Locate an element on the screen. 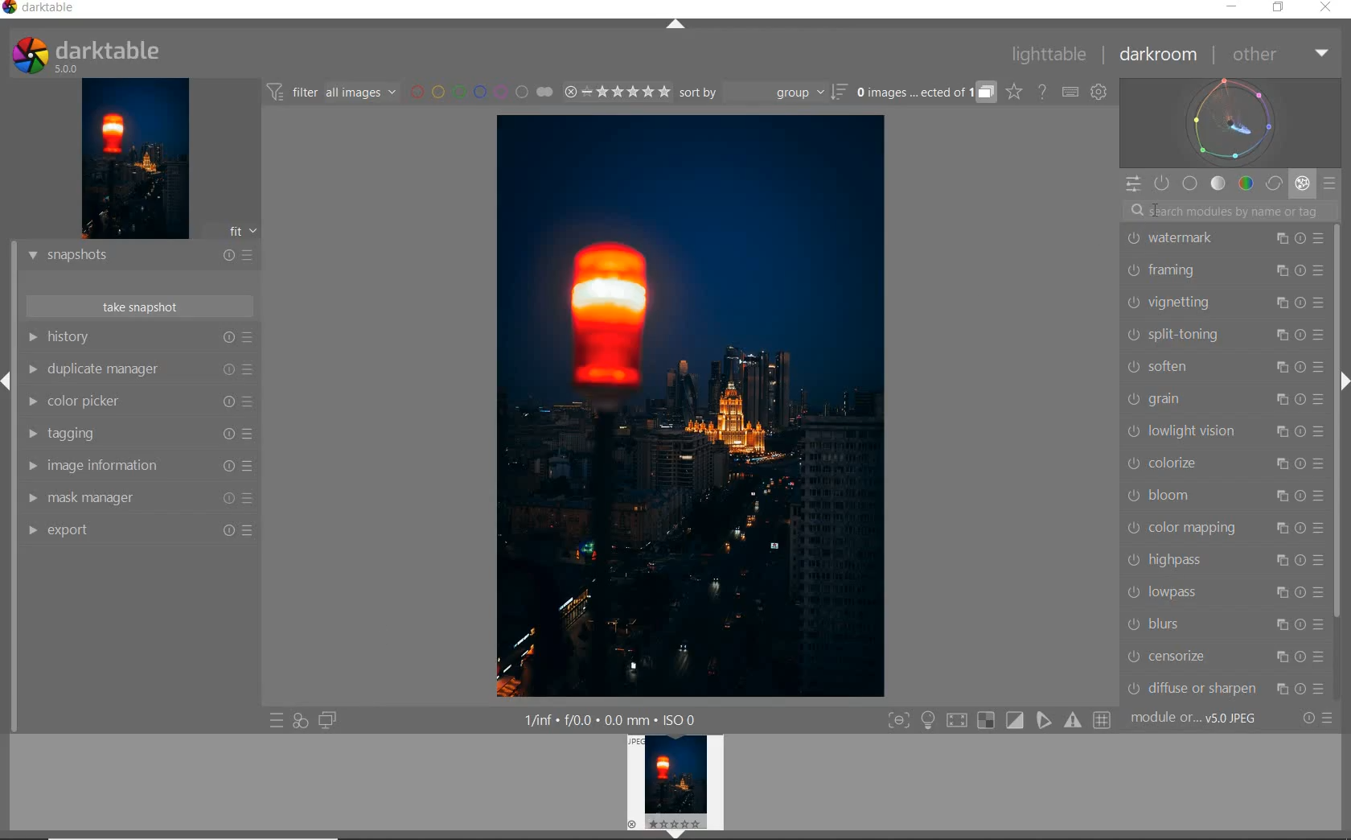  Reset is located at coordinates (1300, 496).